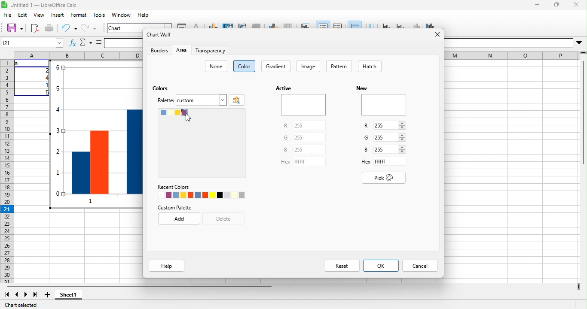  What do you see at coordinates (179, 218) in the screenshot?
I see `add` at bounding box center [179, 218].